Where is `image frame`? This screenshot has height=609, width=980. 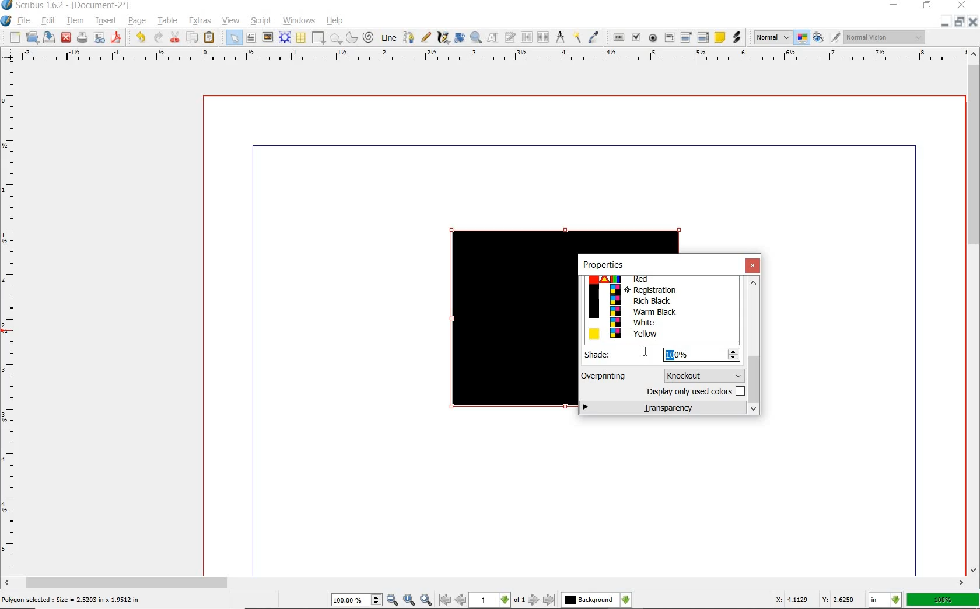
image frame is located at coordinates (268, 38).